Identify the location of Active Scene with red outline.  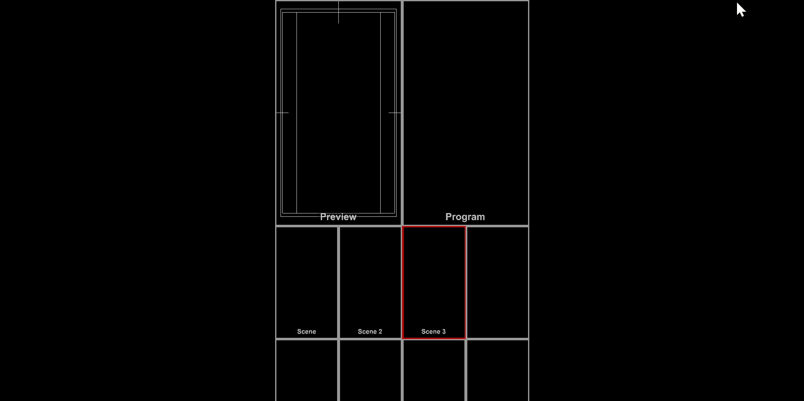
(435, 283).